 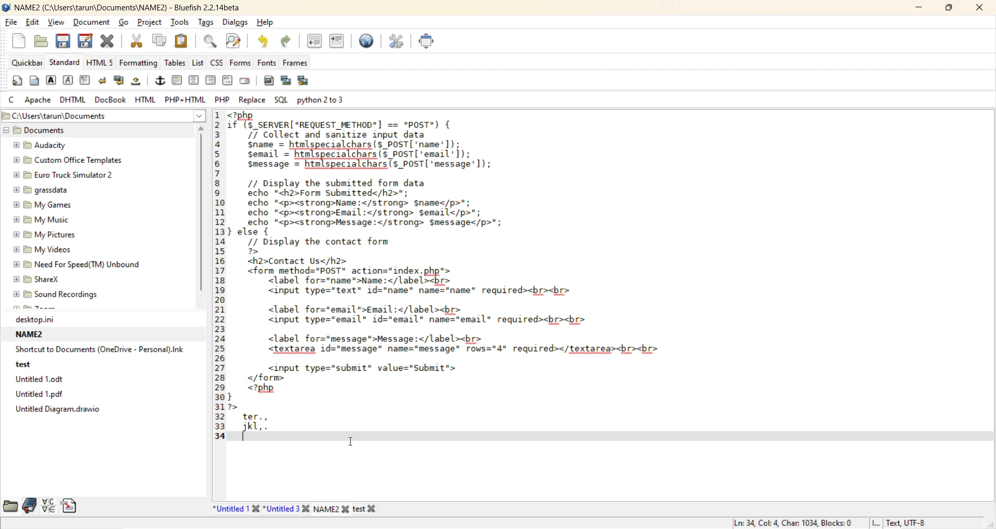 What do you see at coordinates (208, 23) in the screenshot?
I see `tags` at bounding box center [208, 23].